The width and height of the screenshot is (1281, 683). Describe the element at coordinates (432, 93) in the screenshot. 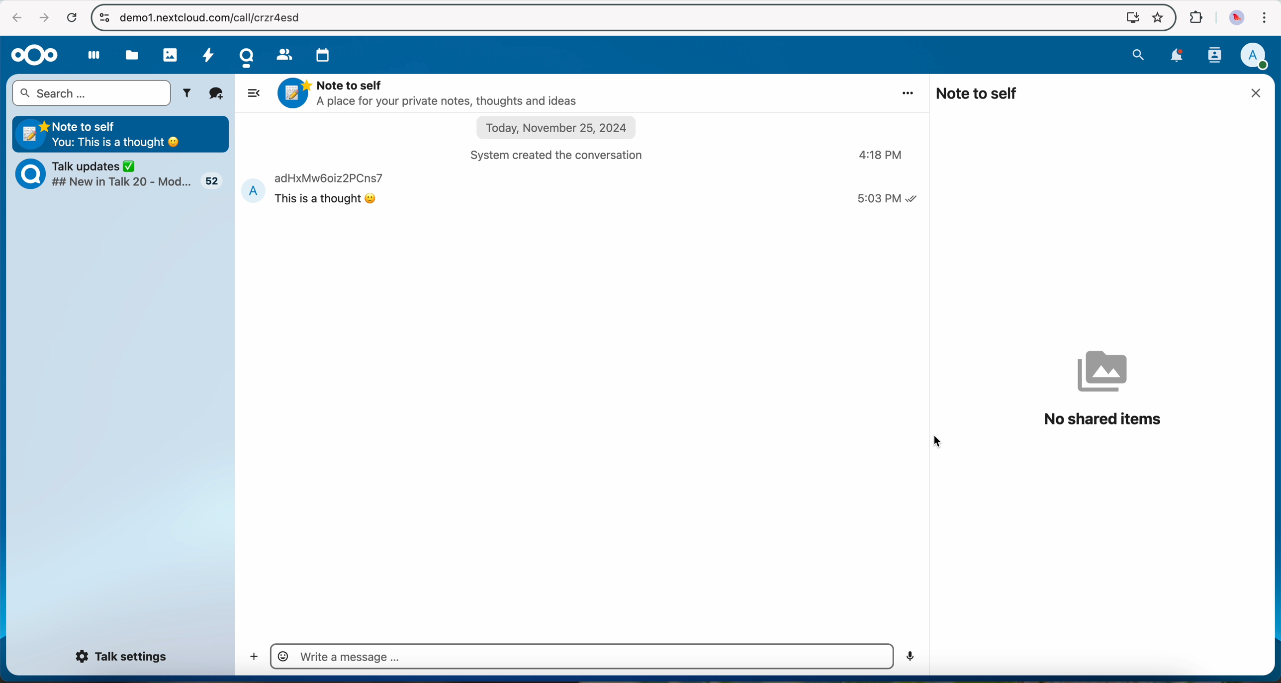

I see `Note to self` at that location.